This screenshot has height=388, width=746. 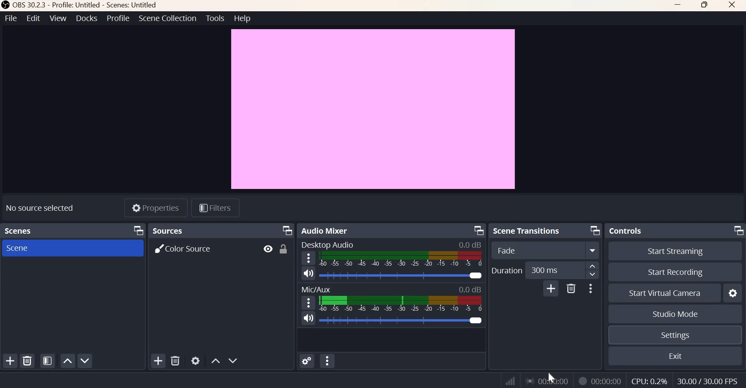 I want to click on Scene transitions, so click(x=528, y=231).